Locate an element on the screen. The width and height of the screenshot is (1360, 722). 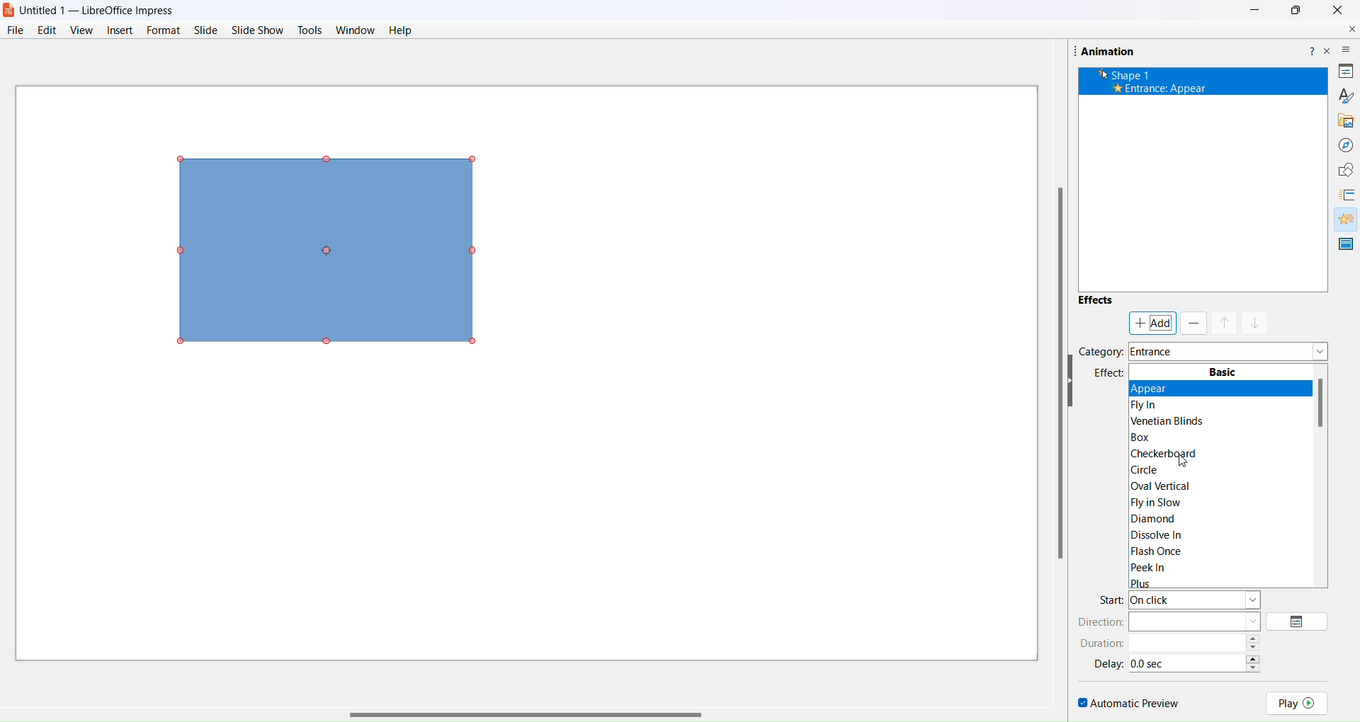
close pane is located at coordinates (1328, 55).